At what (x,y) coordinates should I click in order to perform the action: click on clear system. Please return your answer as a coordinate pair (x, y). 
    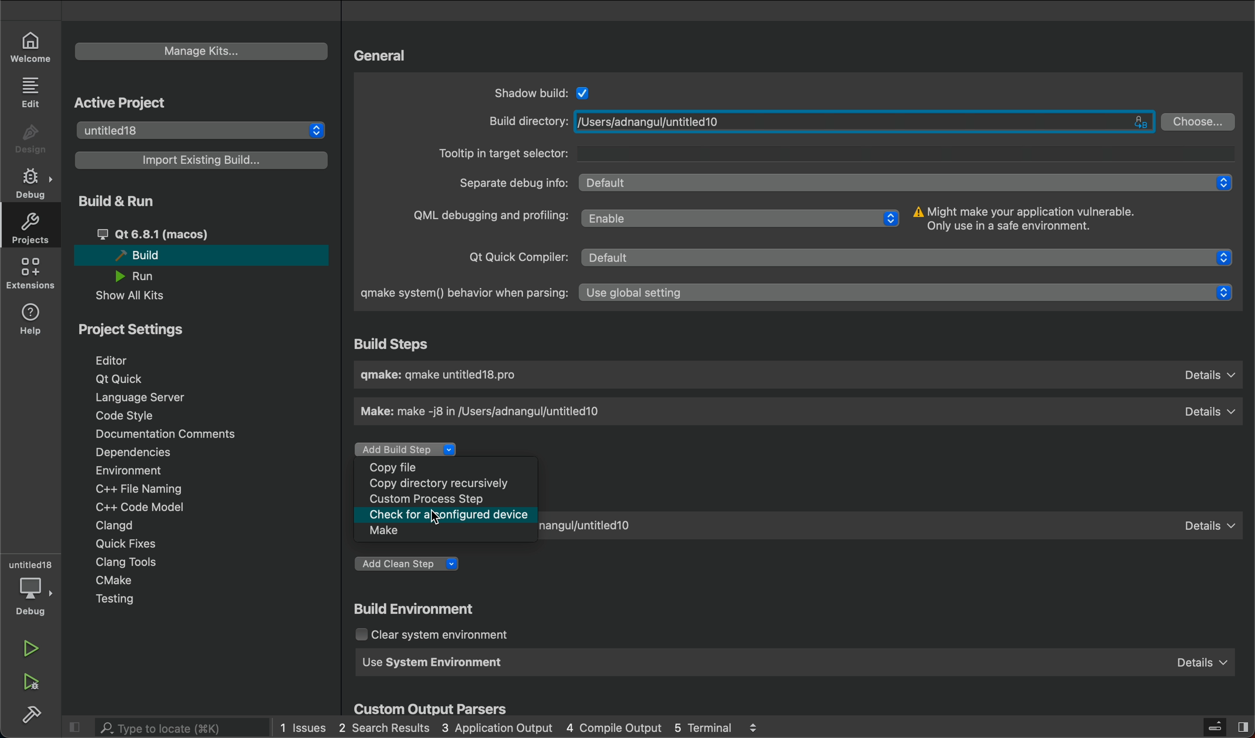
    Looking at the image, I should click on (487, 633).